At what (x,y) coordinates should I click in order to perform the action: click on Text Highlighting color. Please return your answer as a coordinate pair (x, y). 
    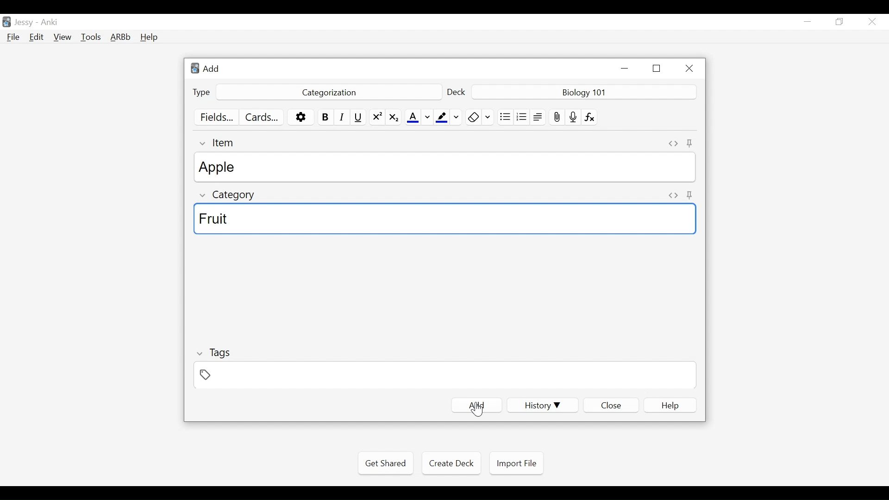
    Looking at the image, I should click on (448, 117).